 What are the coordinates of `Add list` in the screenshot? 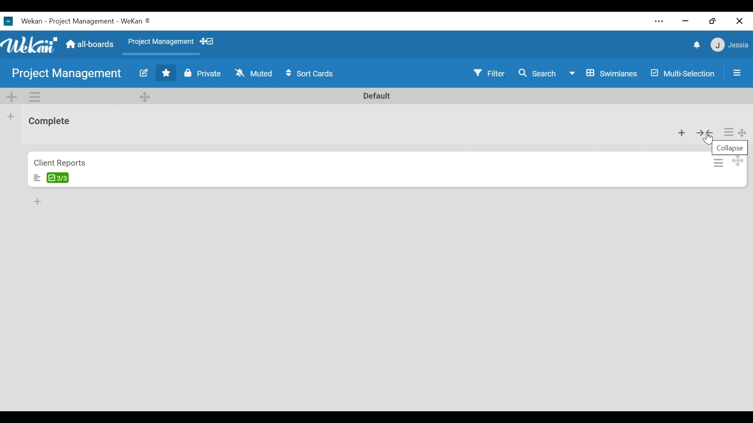 It's located at (11, 116).